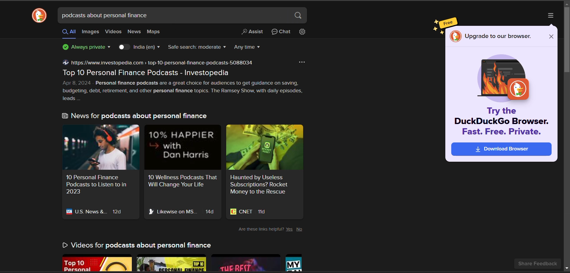  Describe the element at coordinates (134, 31) in the screenshot. I see `news` at that location.